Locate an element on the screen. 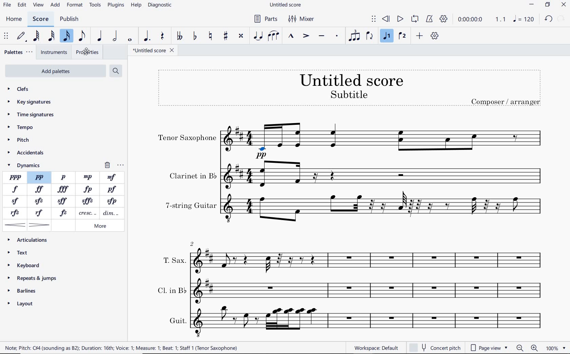 The image size is (570, 354). QUARTER NOTE is located at coordinates (100, 36).